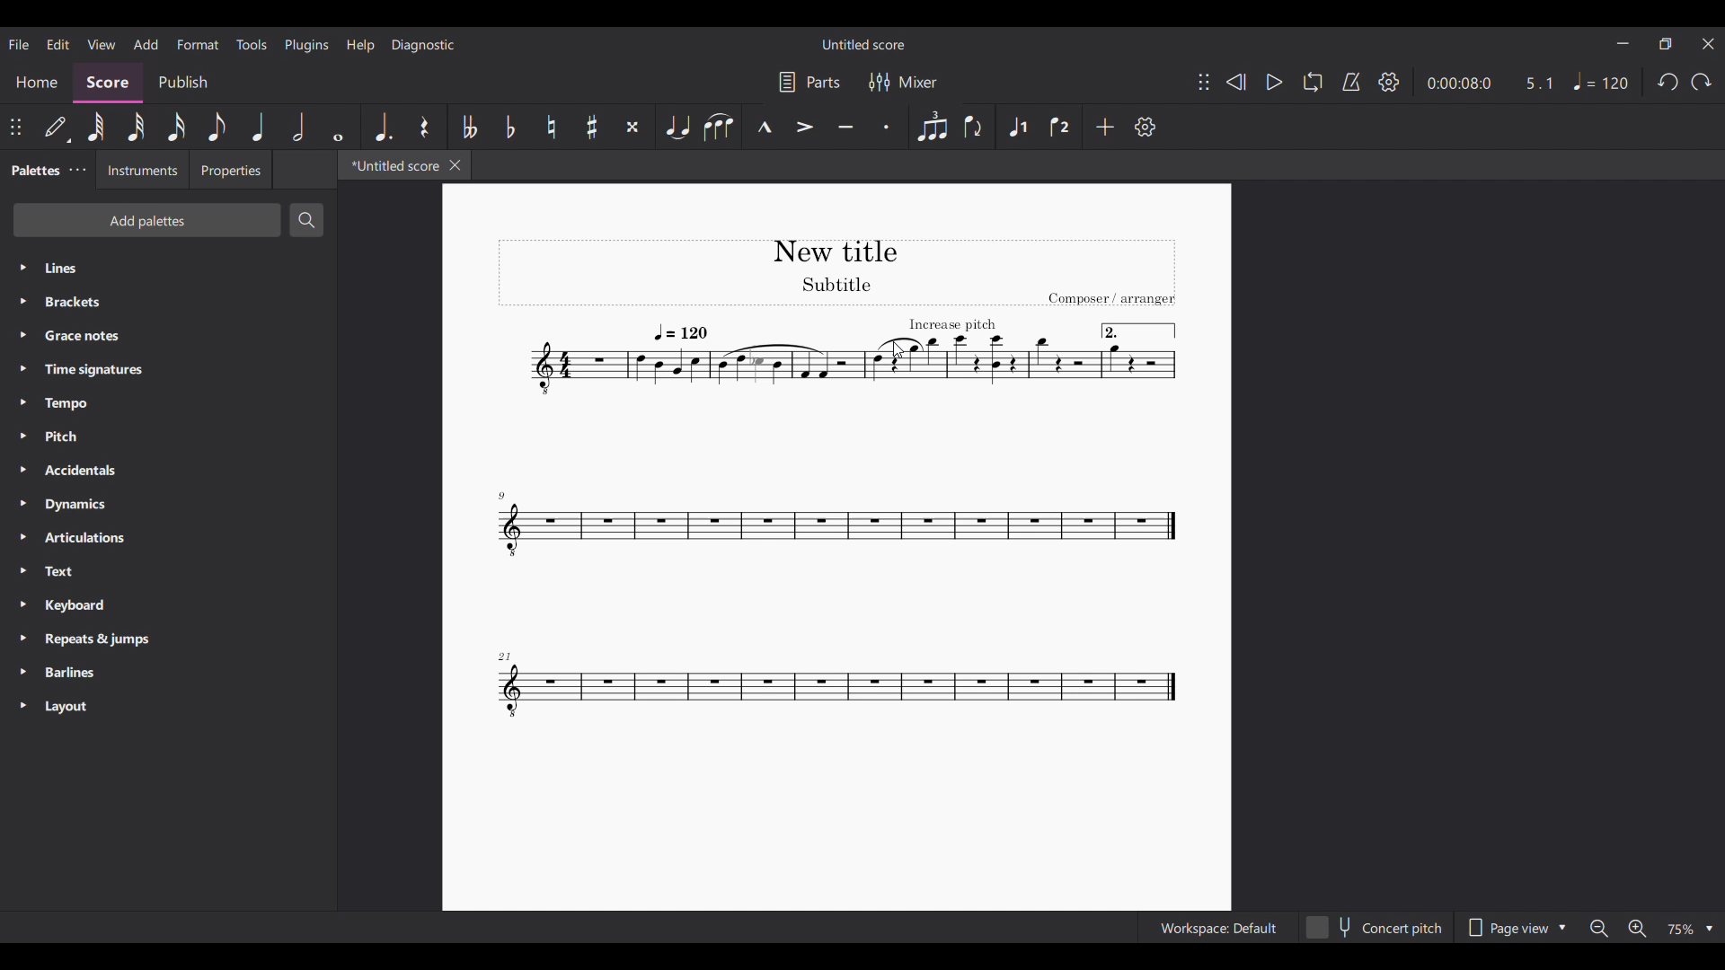 This screenshot has width=1725, height=970. Describe the element at coordinates (167, 335) in the screenshot. I see `Grace notes` at that location.